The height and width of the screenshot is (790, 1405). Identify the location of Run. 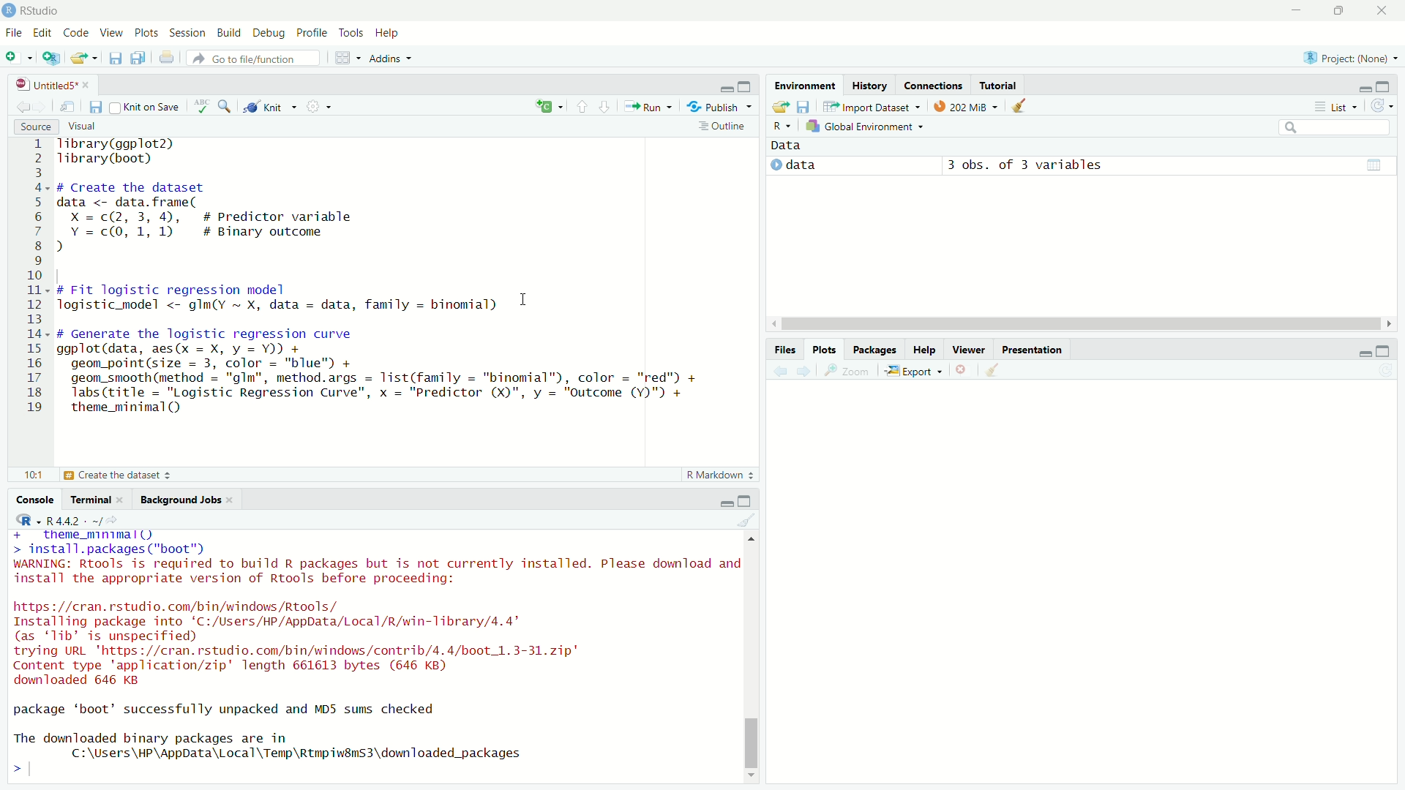
(648, 106).